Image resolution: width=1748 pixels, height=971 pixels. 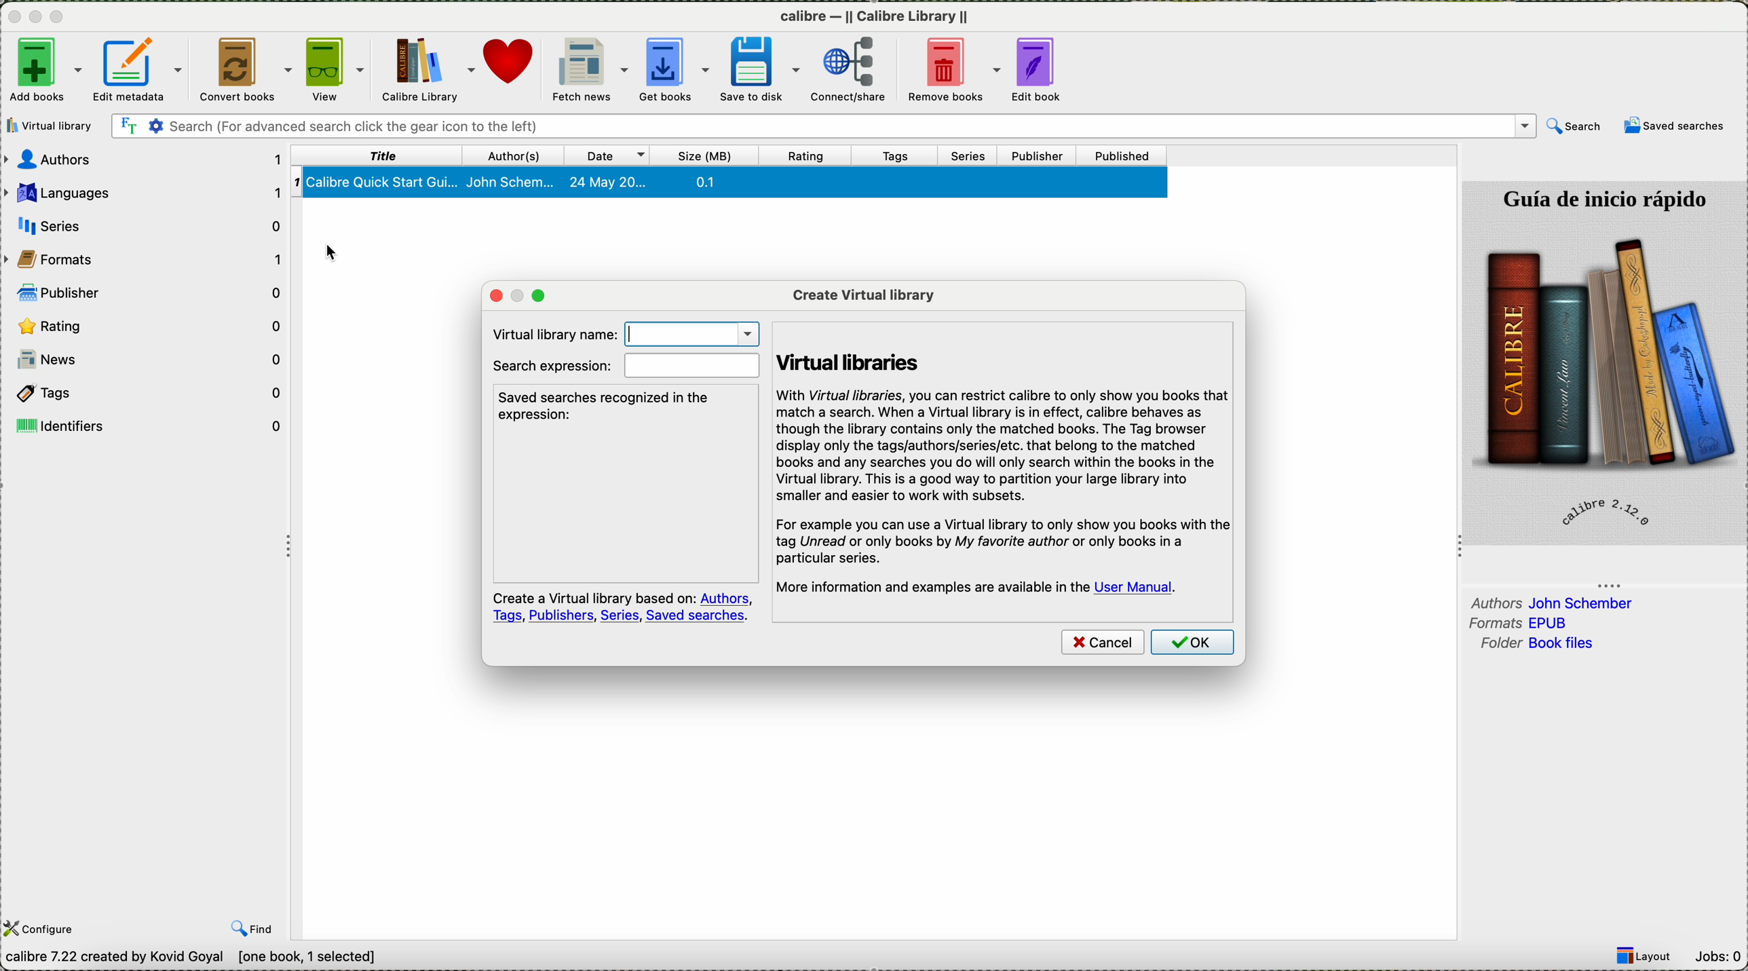 I want to click on calibre library, so click(x=430, y=70).